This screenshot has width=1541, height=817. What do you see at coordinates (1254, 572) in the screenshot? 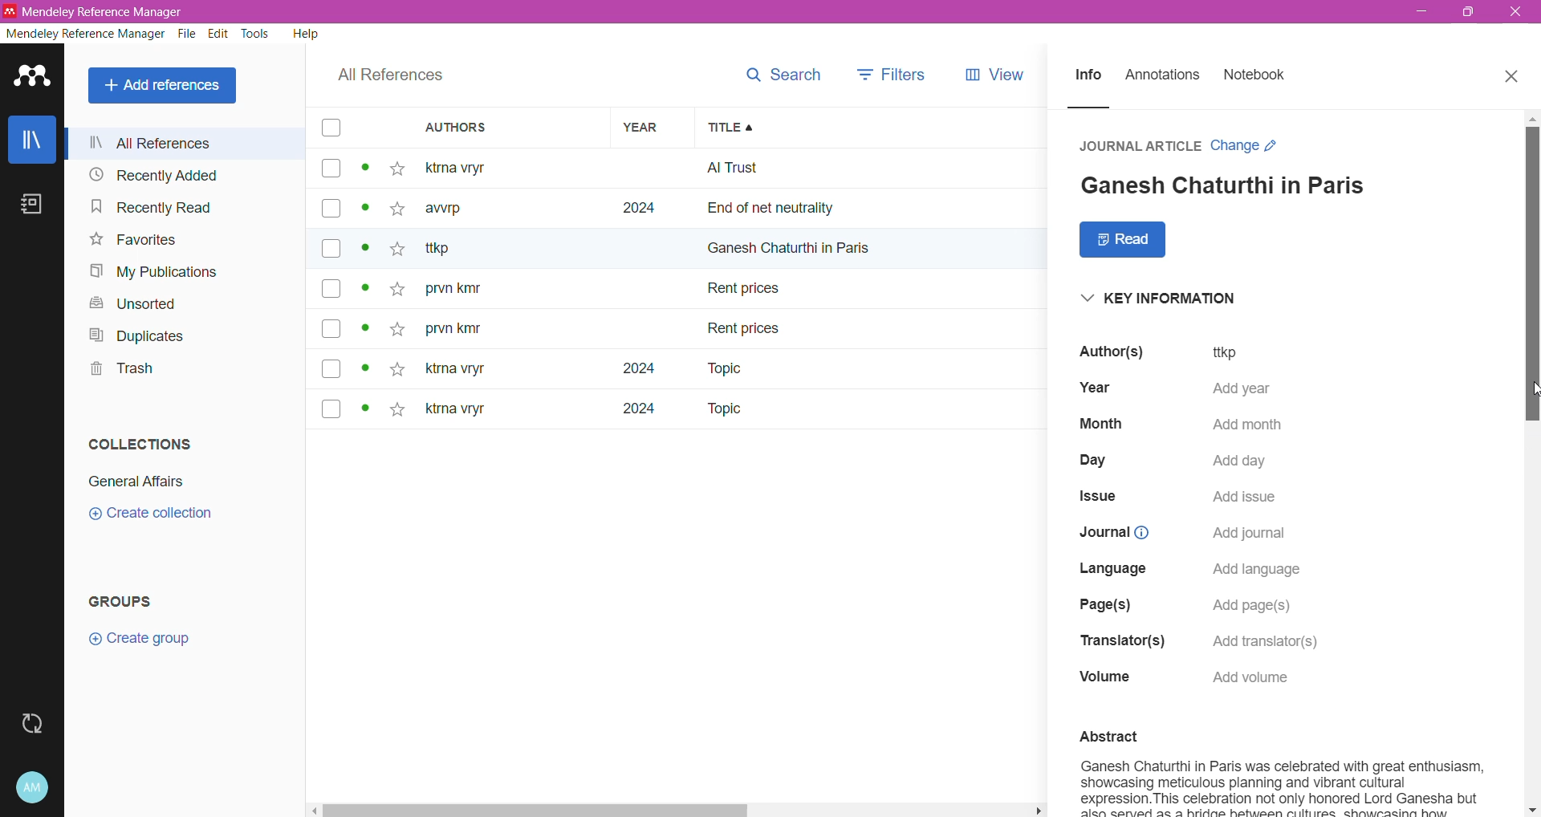
I see `Click to Add Language` at bounding box center [1254, 572].